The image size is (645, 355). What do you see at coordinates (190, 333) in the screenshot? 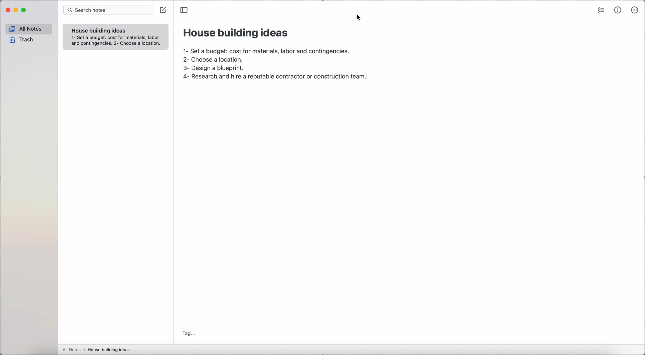
I see `tag` at bounding box center [190, 333].